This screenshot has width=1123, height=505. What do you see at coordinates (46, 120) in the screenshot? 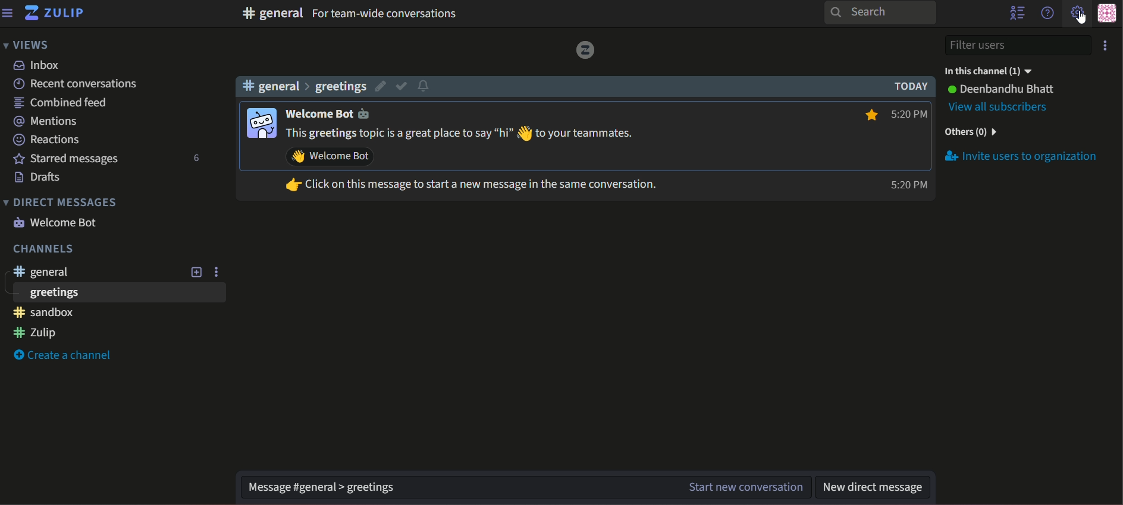
I see `mentions` at bounding box center [46, 120].